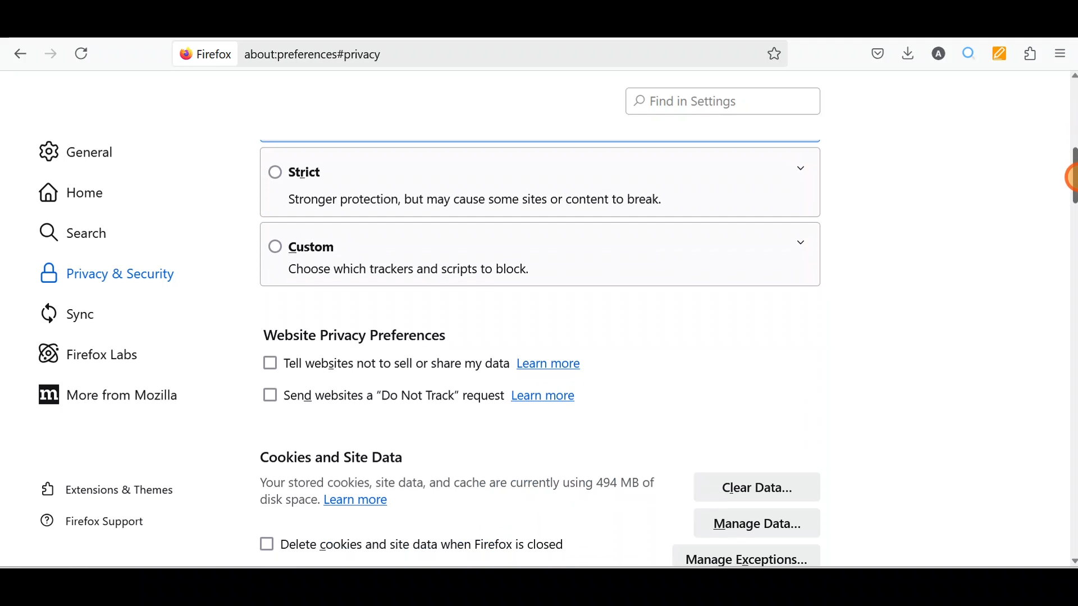  Describe the element at coordinates (107, 492) in the screenshot. I see `Extension & themes` at that location.